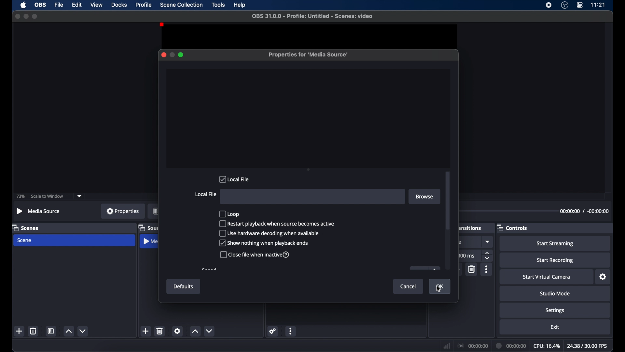 The image size is (625, 352). I want to click on network, so click(447, 345).